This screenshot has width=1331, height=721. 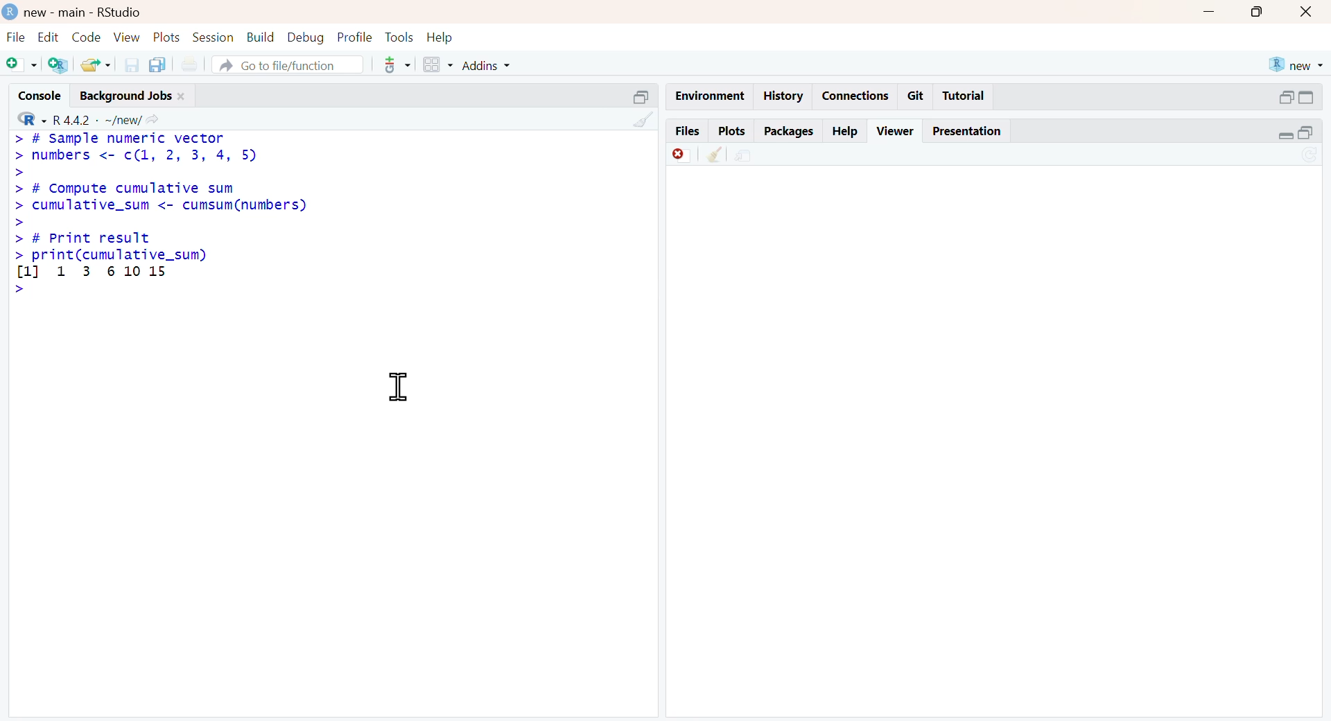 I want to click on R 4.4.2 ~/new/, so click(x=97, y=120).